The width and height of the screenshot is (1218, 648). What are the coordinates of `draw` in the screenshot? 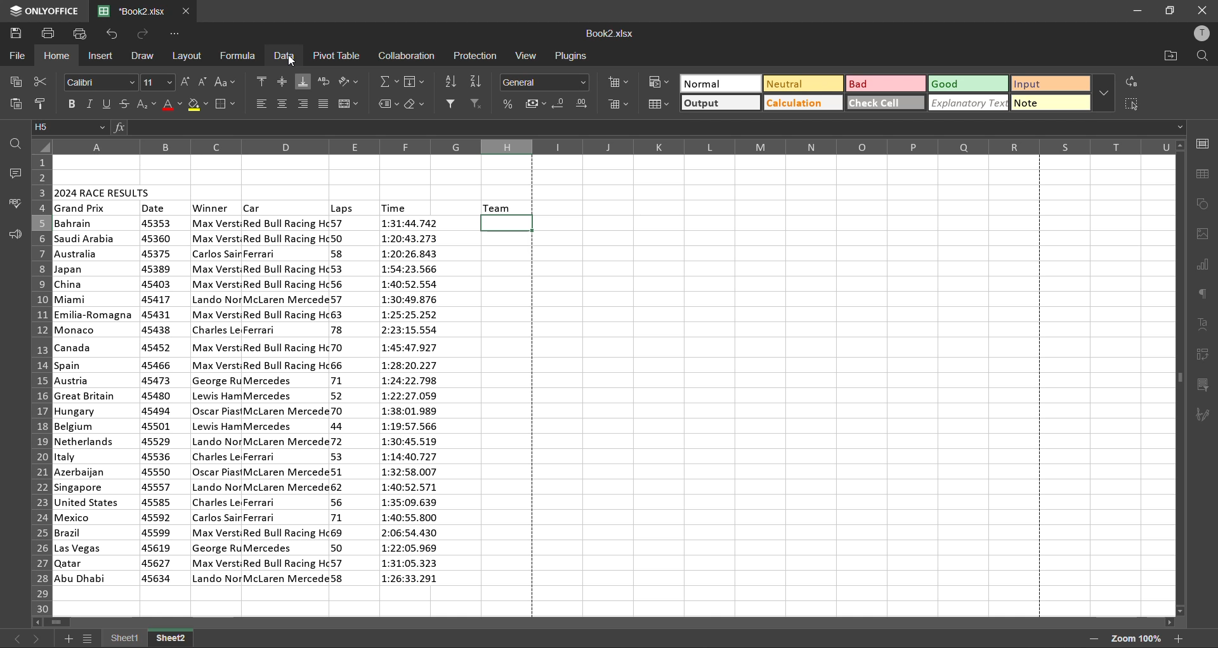 It's located at (143, 54).